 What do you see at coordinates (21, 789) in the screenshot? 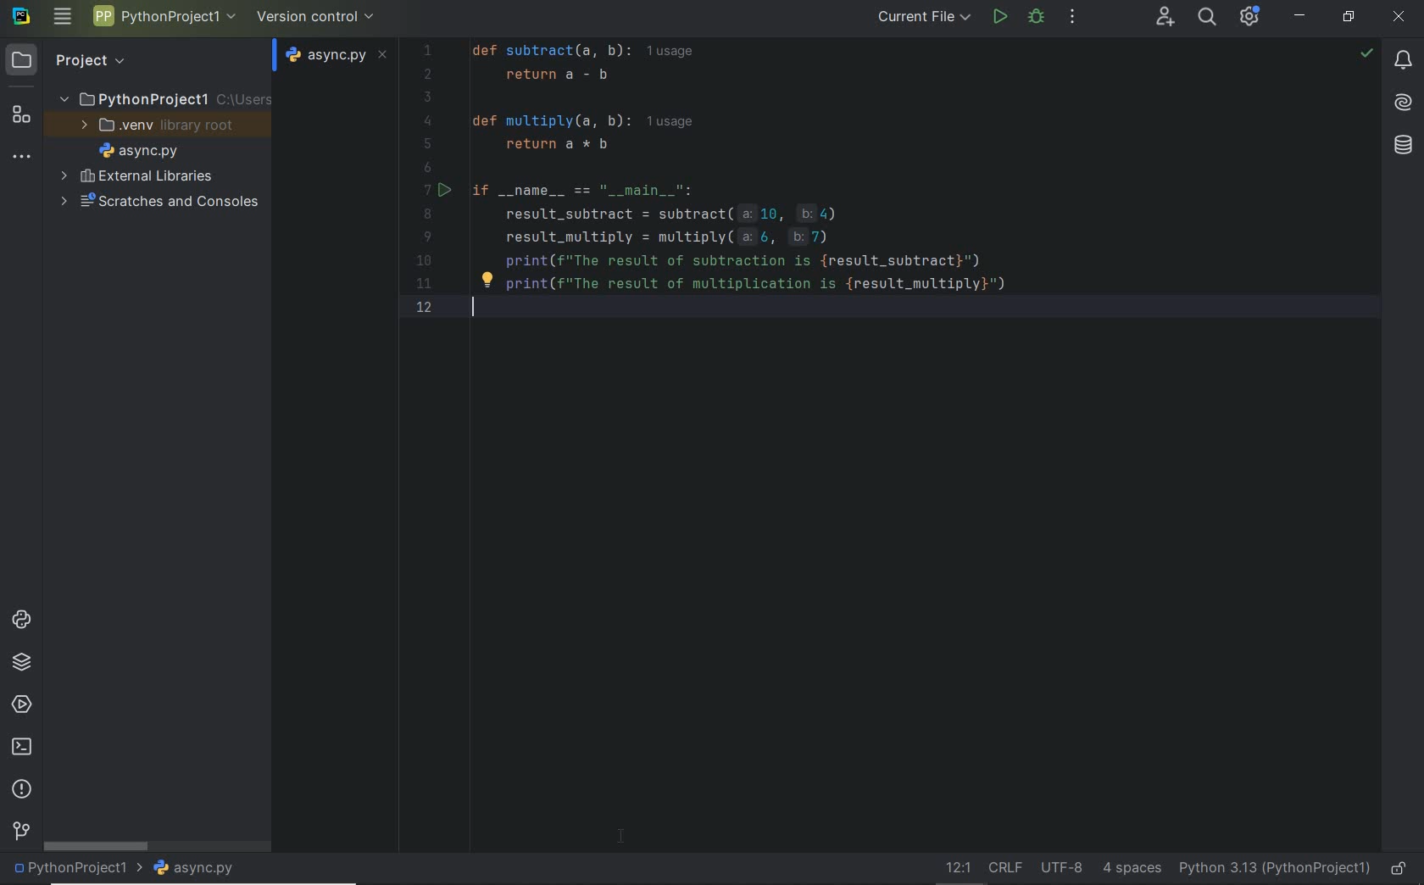
I see `problems` at bounding box center [21, 789].